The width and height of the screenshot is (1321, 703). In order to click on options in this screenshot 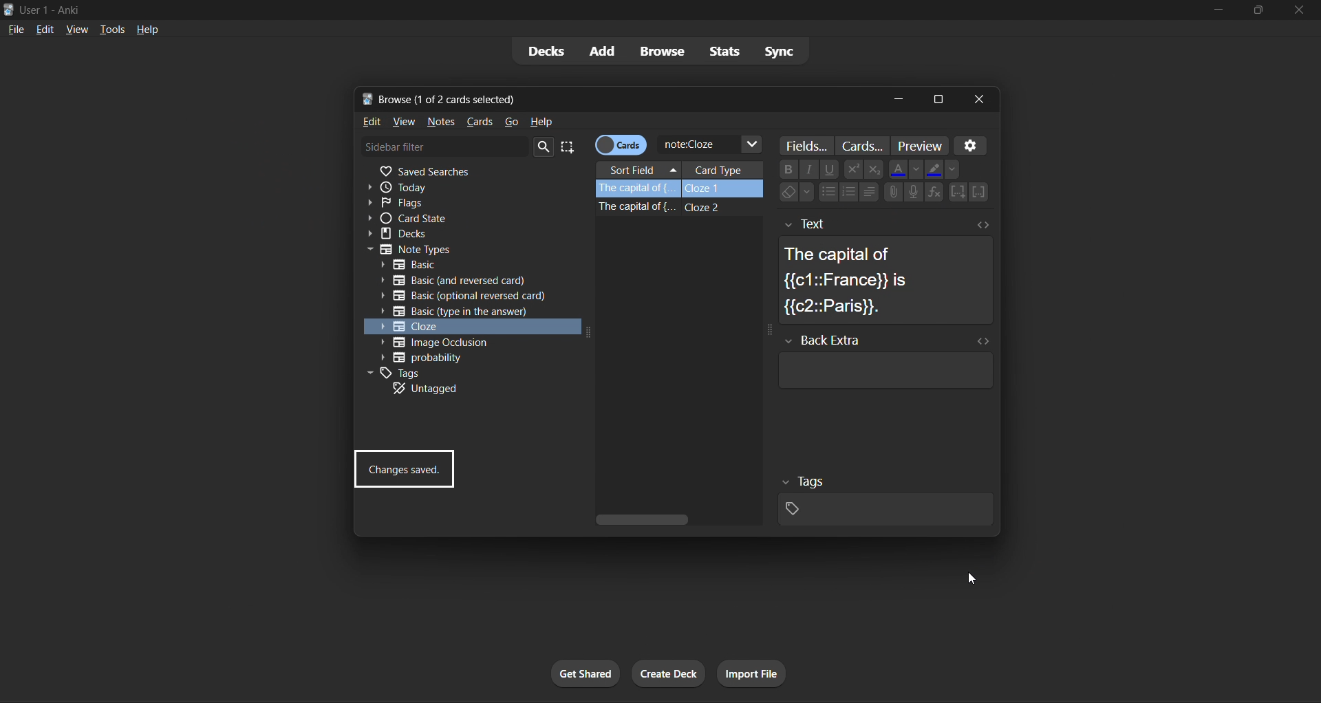, I will do `click(973, 145)`.